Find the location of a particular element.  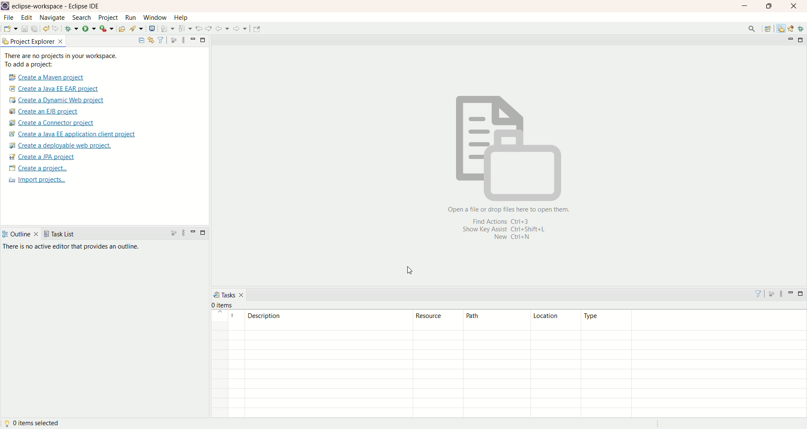

edit is located at coordinates (26, 18).